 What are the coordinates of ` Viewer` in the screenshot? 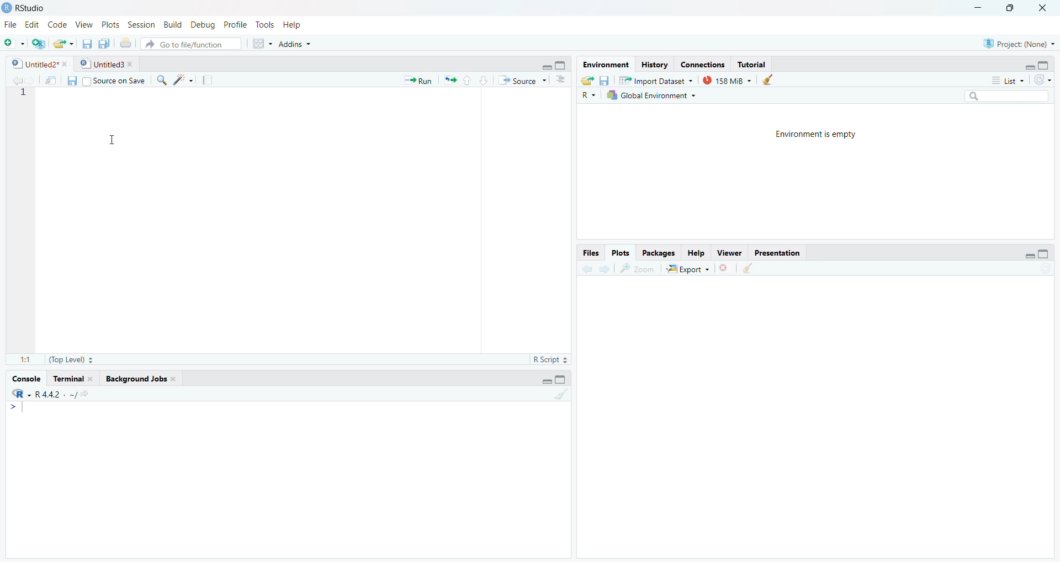 It's located at (730, 253).